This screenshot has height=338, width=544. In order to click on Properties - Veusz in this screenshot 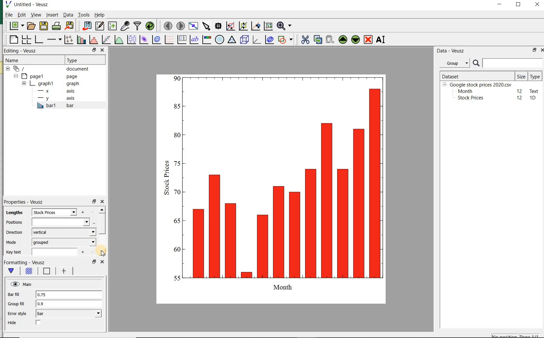, I will do `click(25, 202)`.